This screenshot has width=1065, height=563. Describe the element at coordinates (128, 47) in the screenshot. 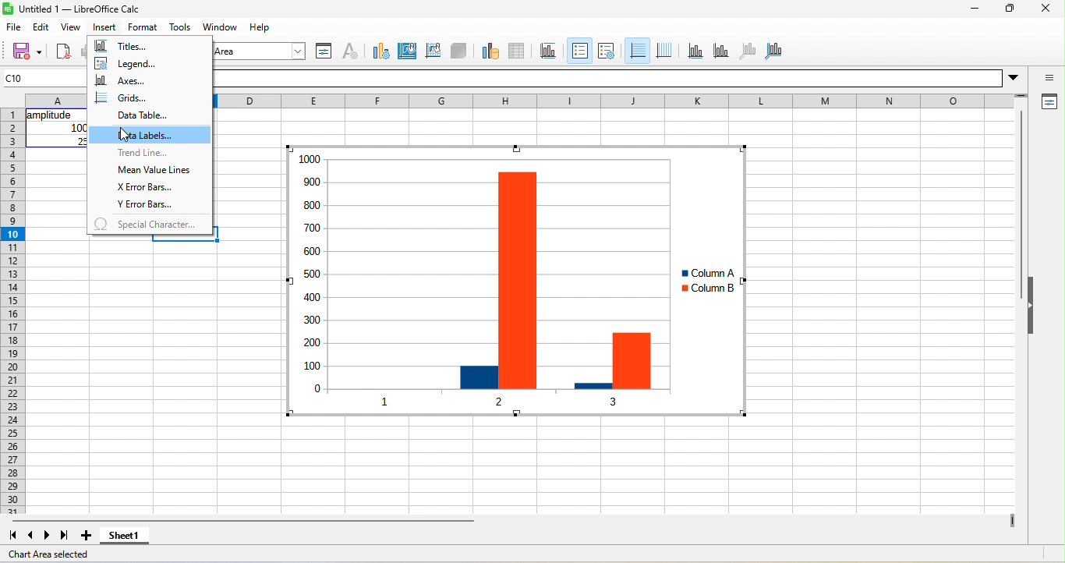

I see `titles` at that location.